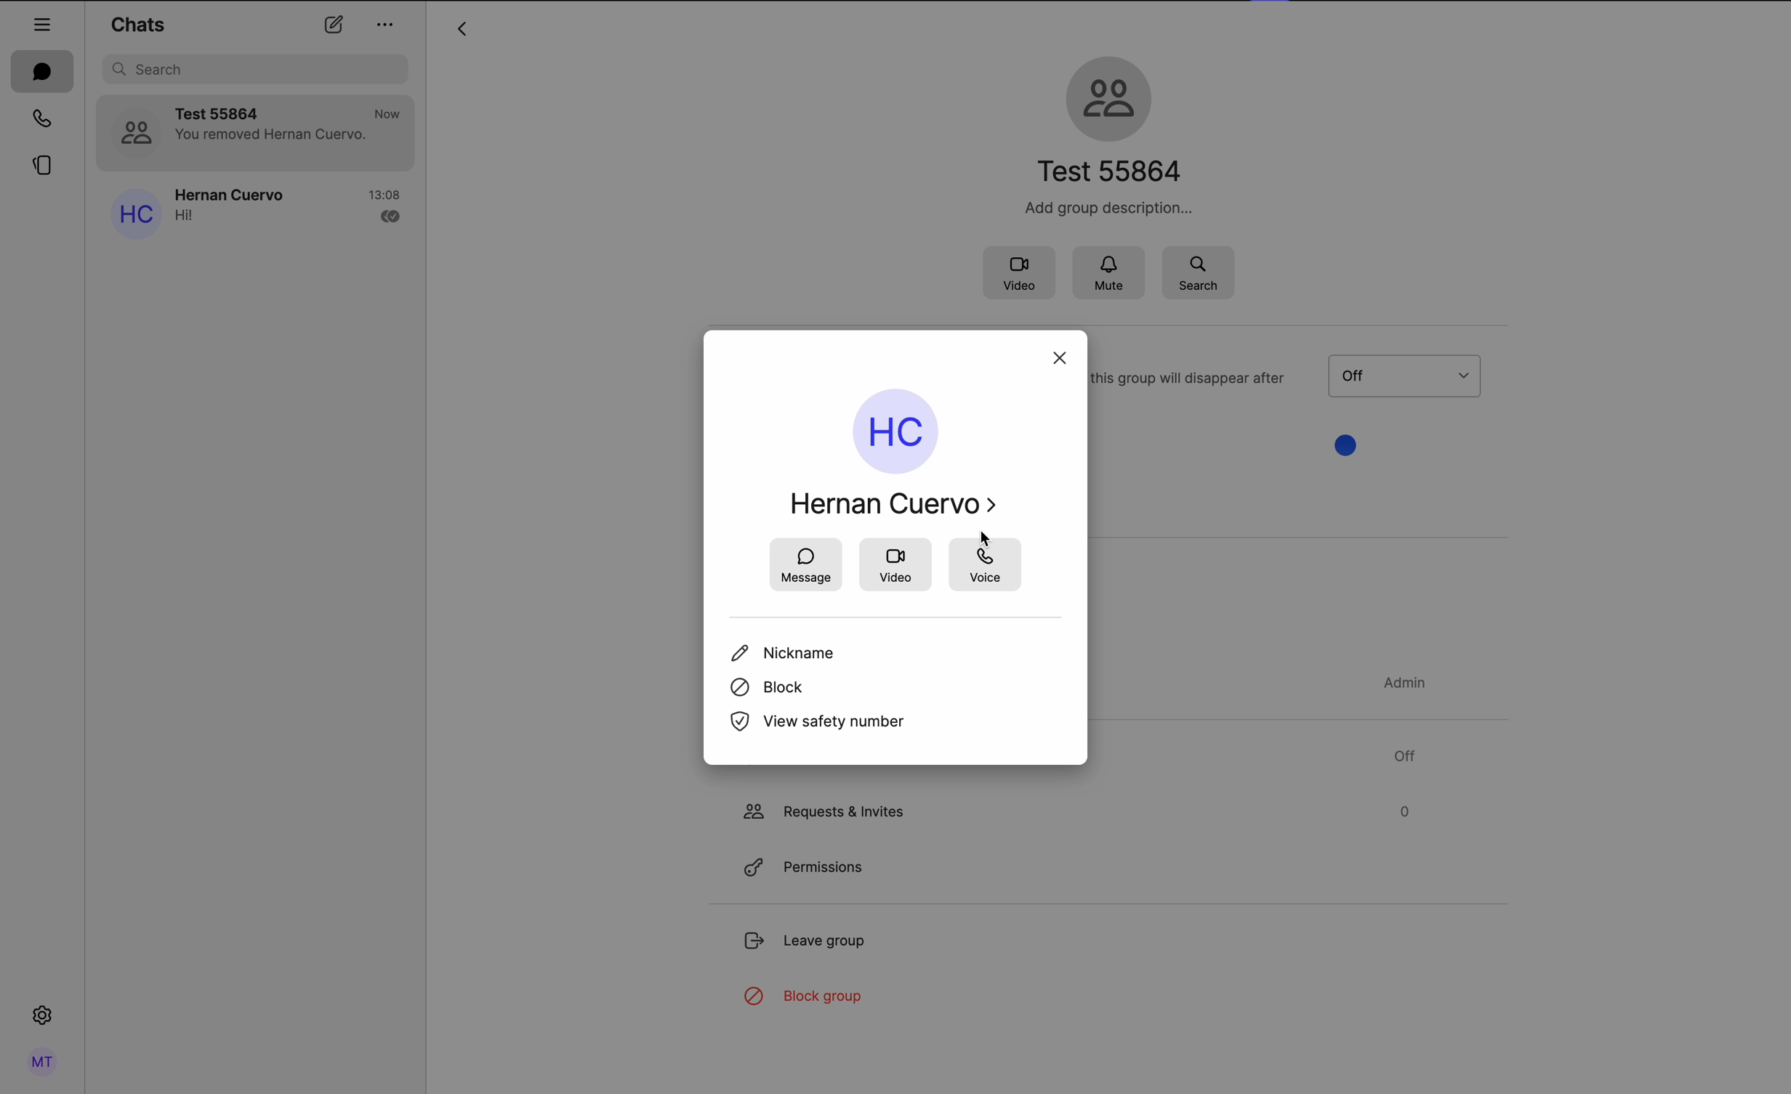 The image size is (1791, 1094). Describe the element at coordinates (137, 23) in the screenshot. I see `chats` at that location.